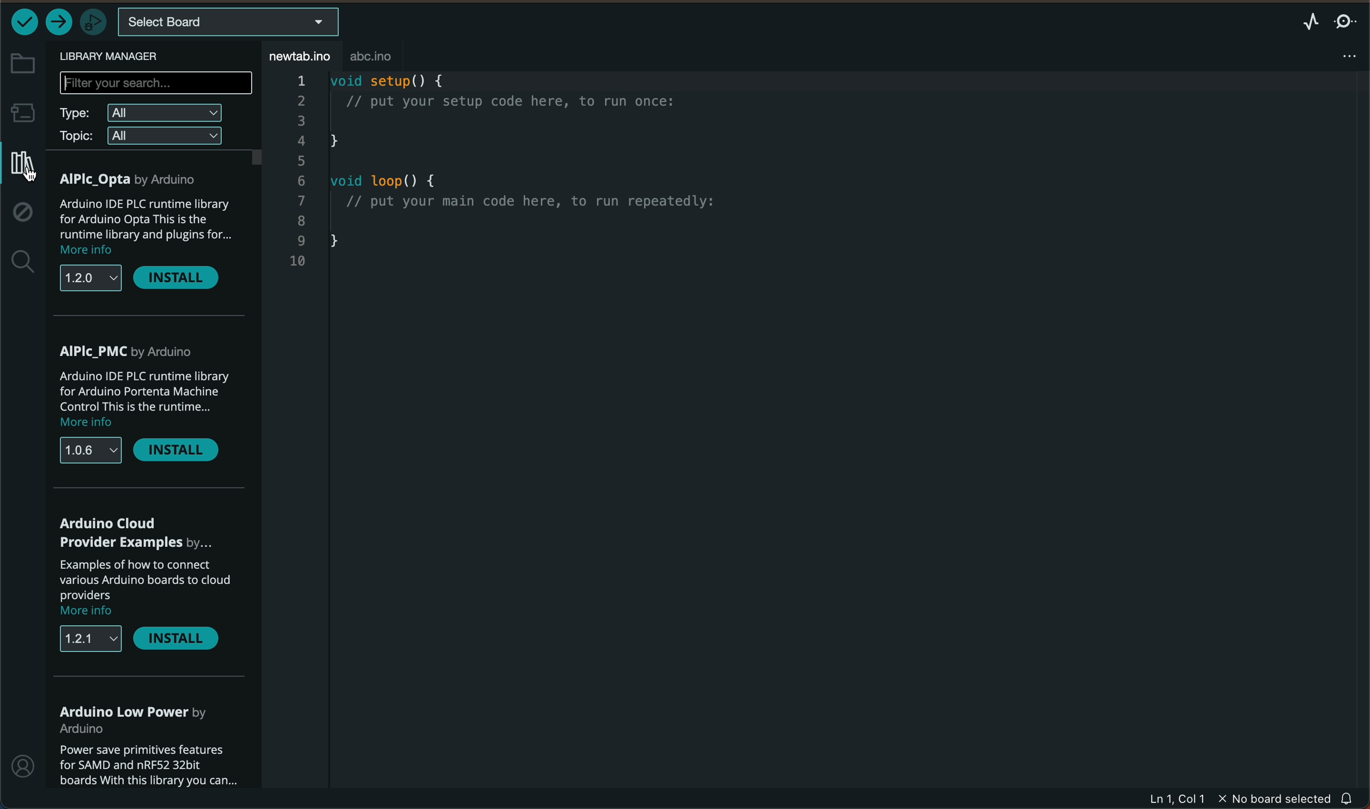 Image resolution: width=1370 pixels, height=809 pixels. What do you see at coordinates (131, 180) in the screenshot?
I see `AlPc ` at bounding box center [131, 180].